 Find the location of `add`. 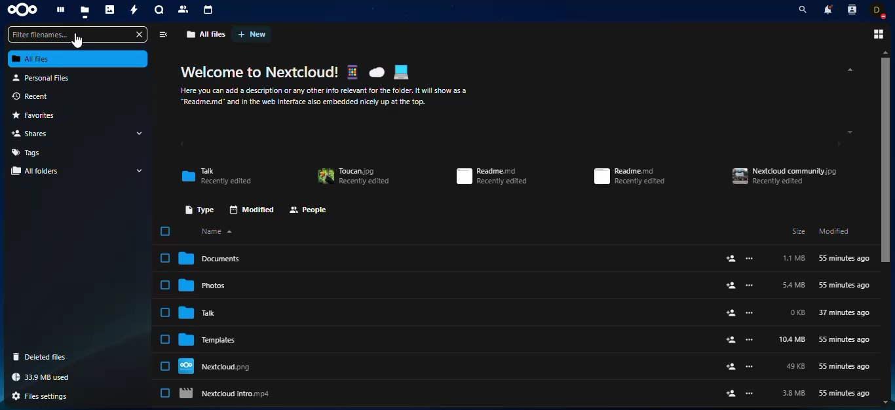

add is located at coordinates (731, 367).